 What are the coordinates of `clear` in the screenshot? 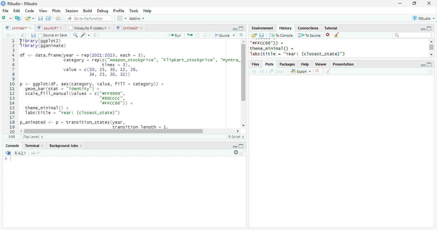 It's located at (242, 153).